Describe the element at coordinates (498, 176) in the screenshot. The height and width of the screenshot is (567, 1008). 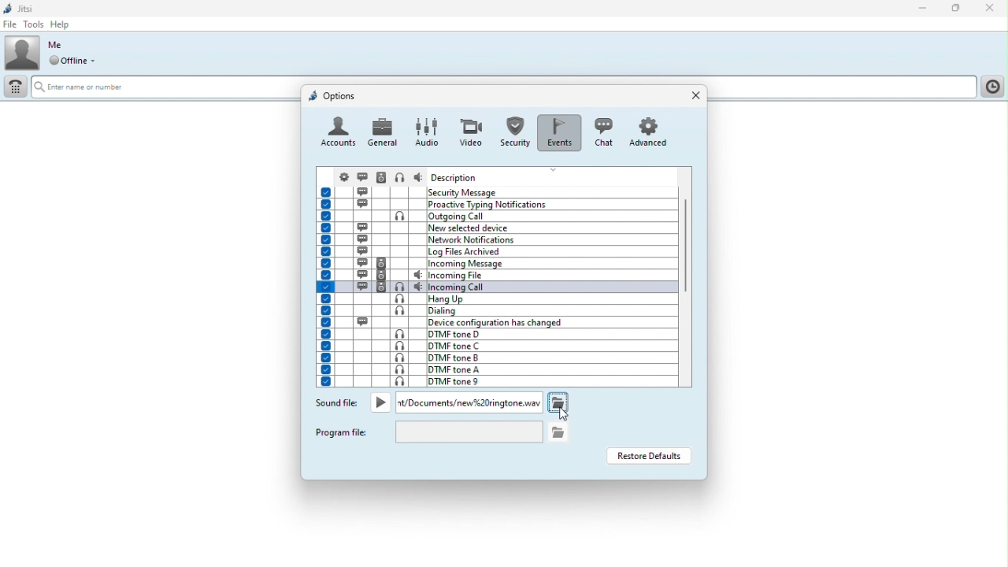
I see `Headers` at that location.